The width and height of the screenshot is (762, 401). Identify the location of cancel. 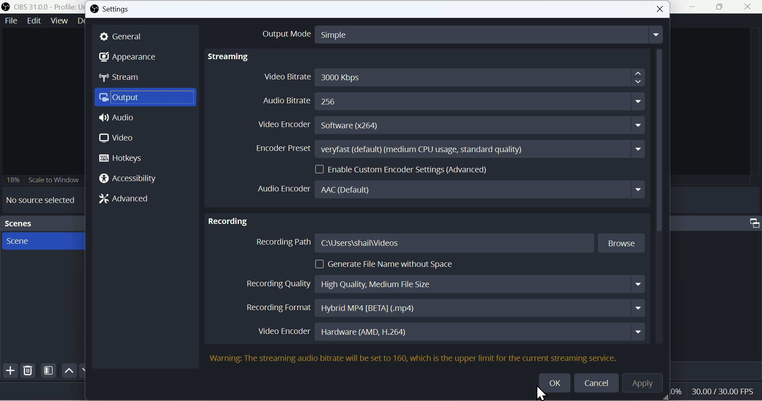
(598, 382).